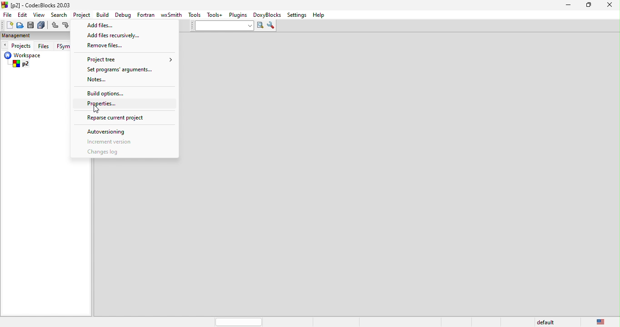  What do you see at coordinates (272, 26) in the screenshot?
I see `show option window` at bounding box center [272, 26].